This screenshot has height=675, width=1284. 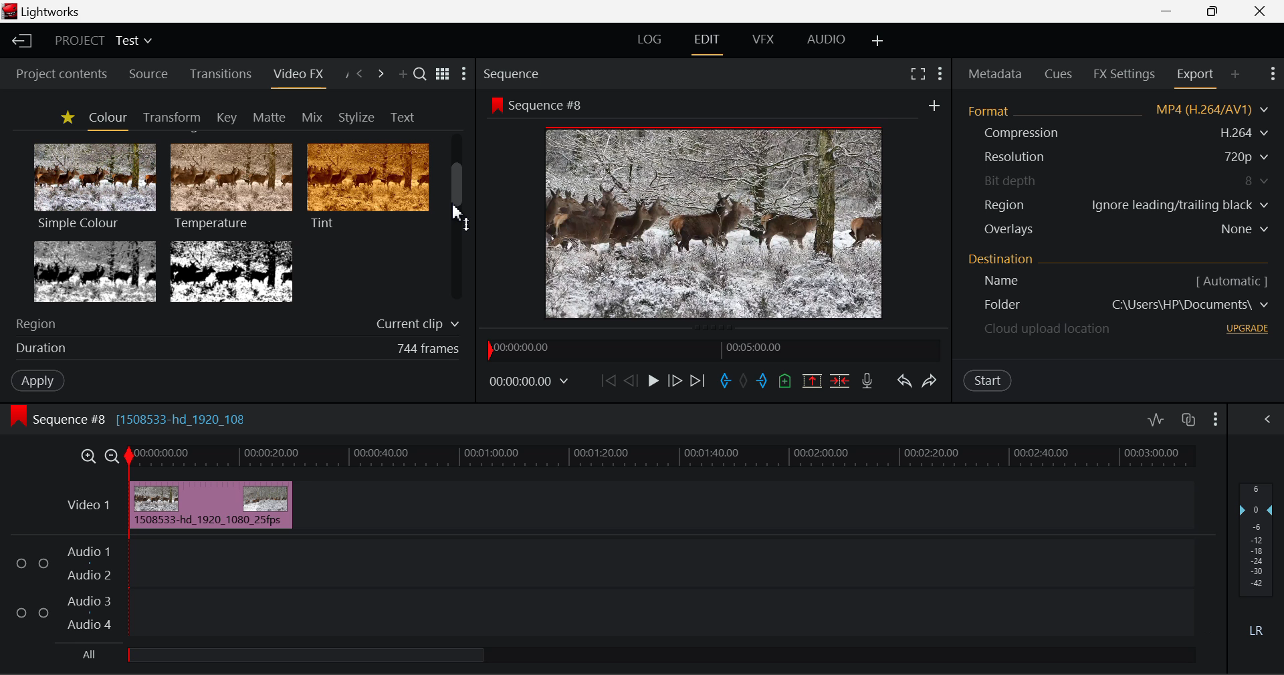 I want to click on Stylize, so click(x=356, y=116).